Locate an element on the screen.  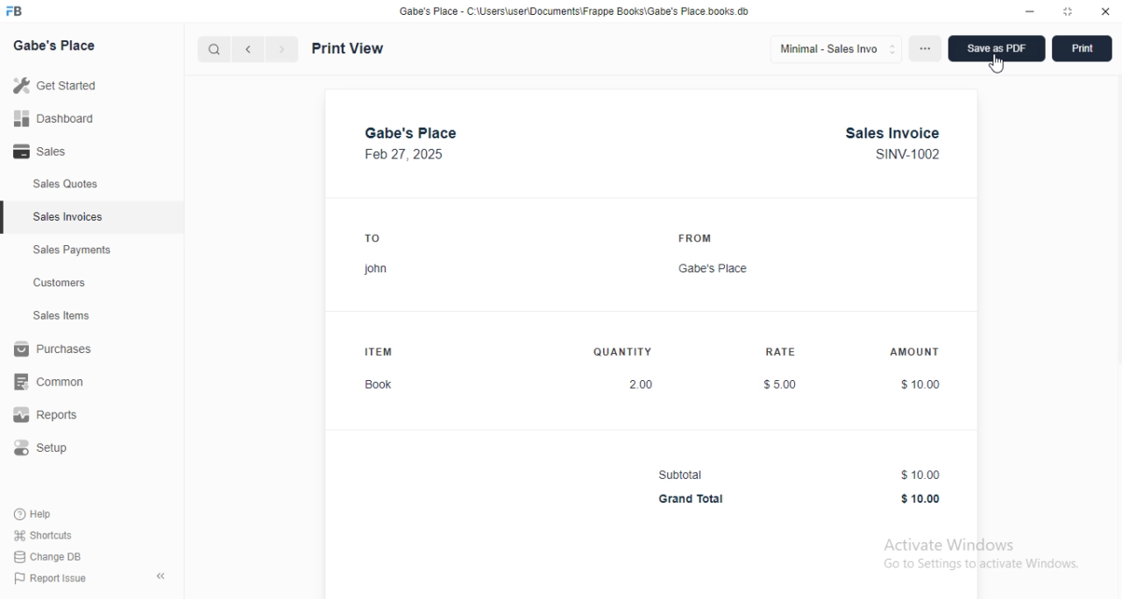
minimal - sales invo is located at coordinates (835, 49).